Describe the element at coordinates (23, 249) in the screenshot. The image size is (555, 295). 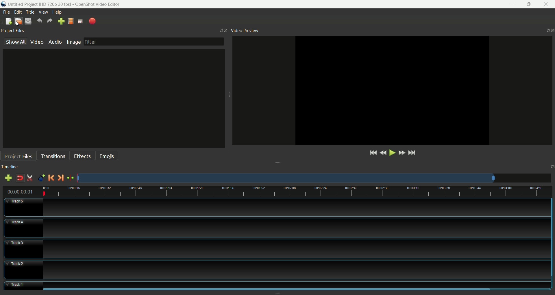
I see `track3` at that location.